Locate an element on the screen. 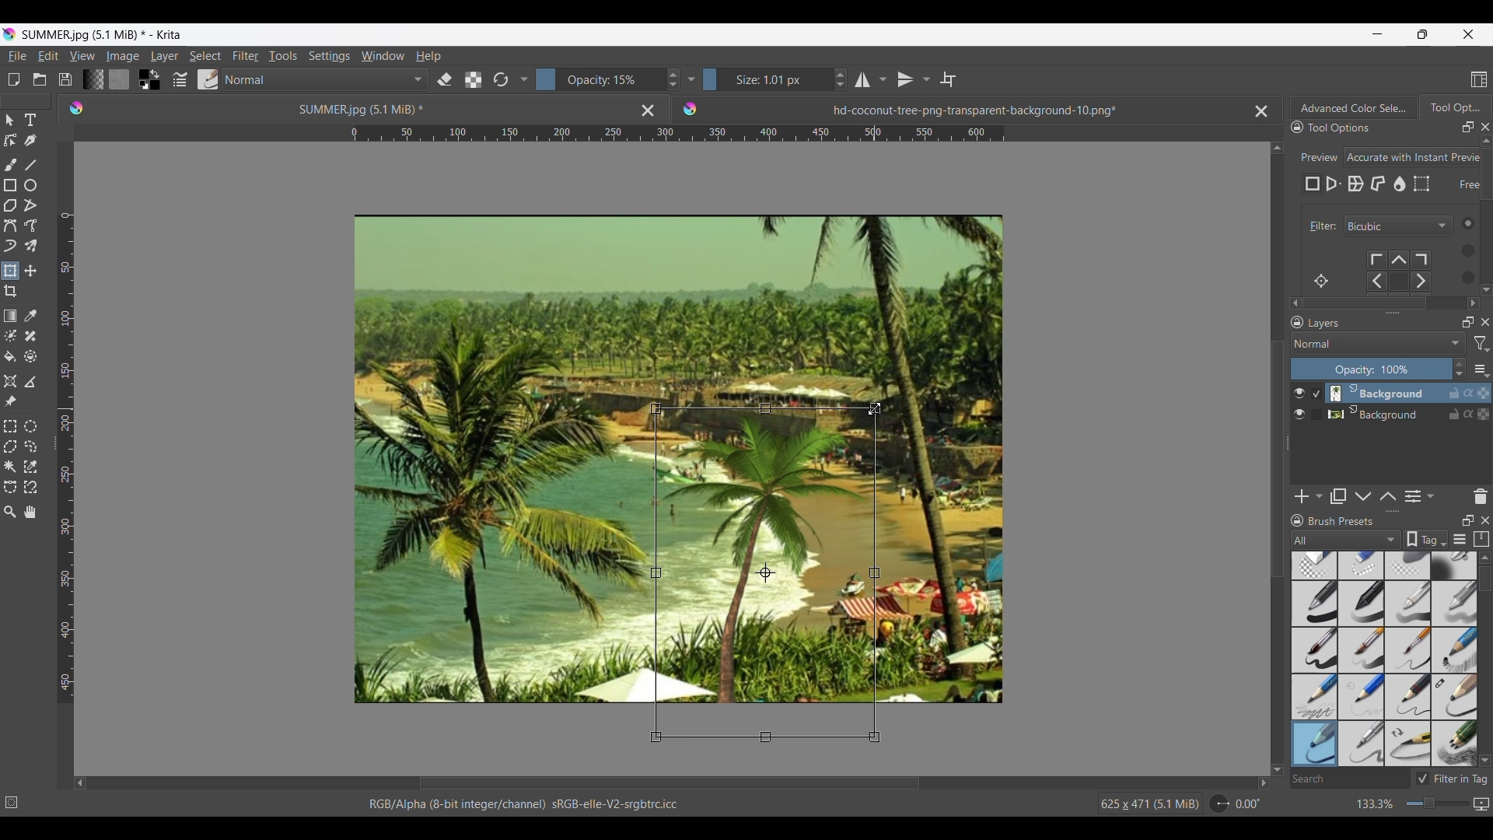 The height and width of the screenshot is (840, 1493). Quick slide of vertical slide bar to top is located at coordinates (1486, 141).